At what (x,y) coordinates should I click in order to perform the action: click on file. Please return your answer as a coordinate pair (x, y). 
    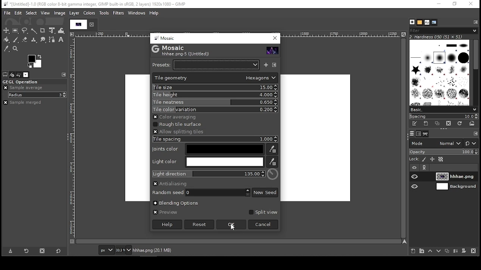
    Looking at the image, I should click on (7, 12).